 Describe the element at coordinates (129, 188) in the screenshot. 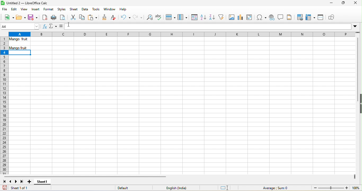

I see `default` at that location.